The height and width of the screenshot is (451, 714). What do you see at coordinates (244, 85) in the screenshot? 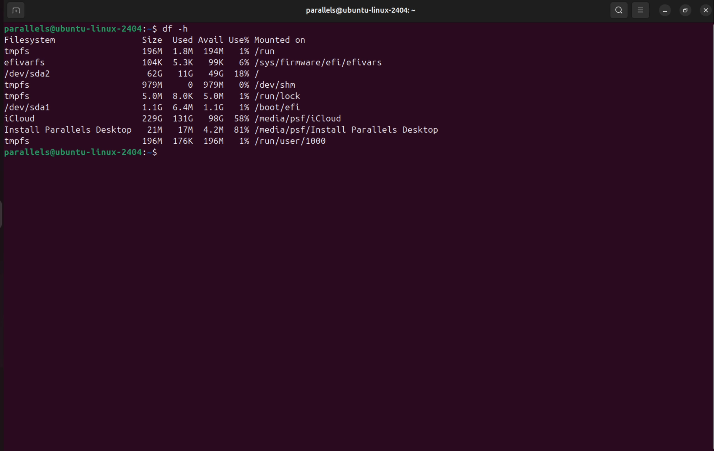
I see `0%` at bounding box center [244, 85].